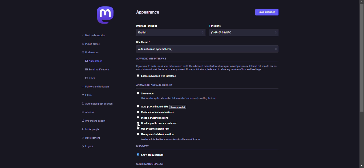 Image resolution: width=364 pixels, height=168 pixels. Describe the element at coordinates (147, 12) in the screenshot. I see `appearance` at that location.